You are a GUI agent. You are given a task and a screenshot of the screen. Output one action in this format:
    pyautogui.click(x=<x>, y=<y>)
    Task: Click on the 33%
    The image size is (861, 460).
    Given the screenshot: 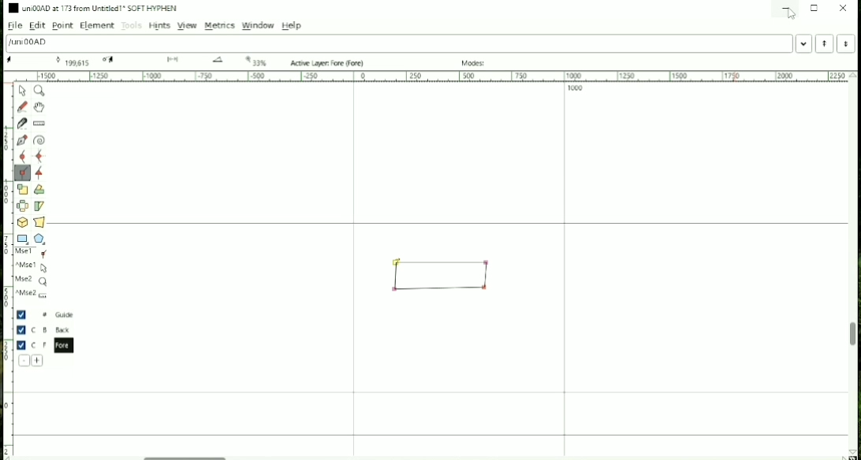 What is the action you would take?
    pyautogui.click(x=257, y=61)
    